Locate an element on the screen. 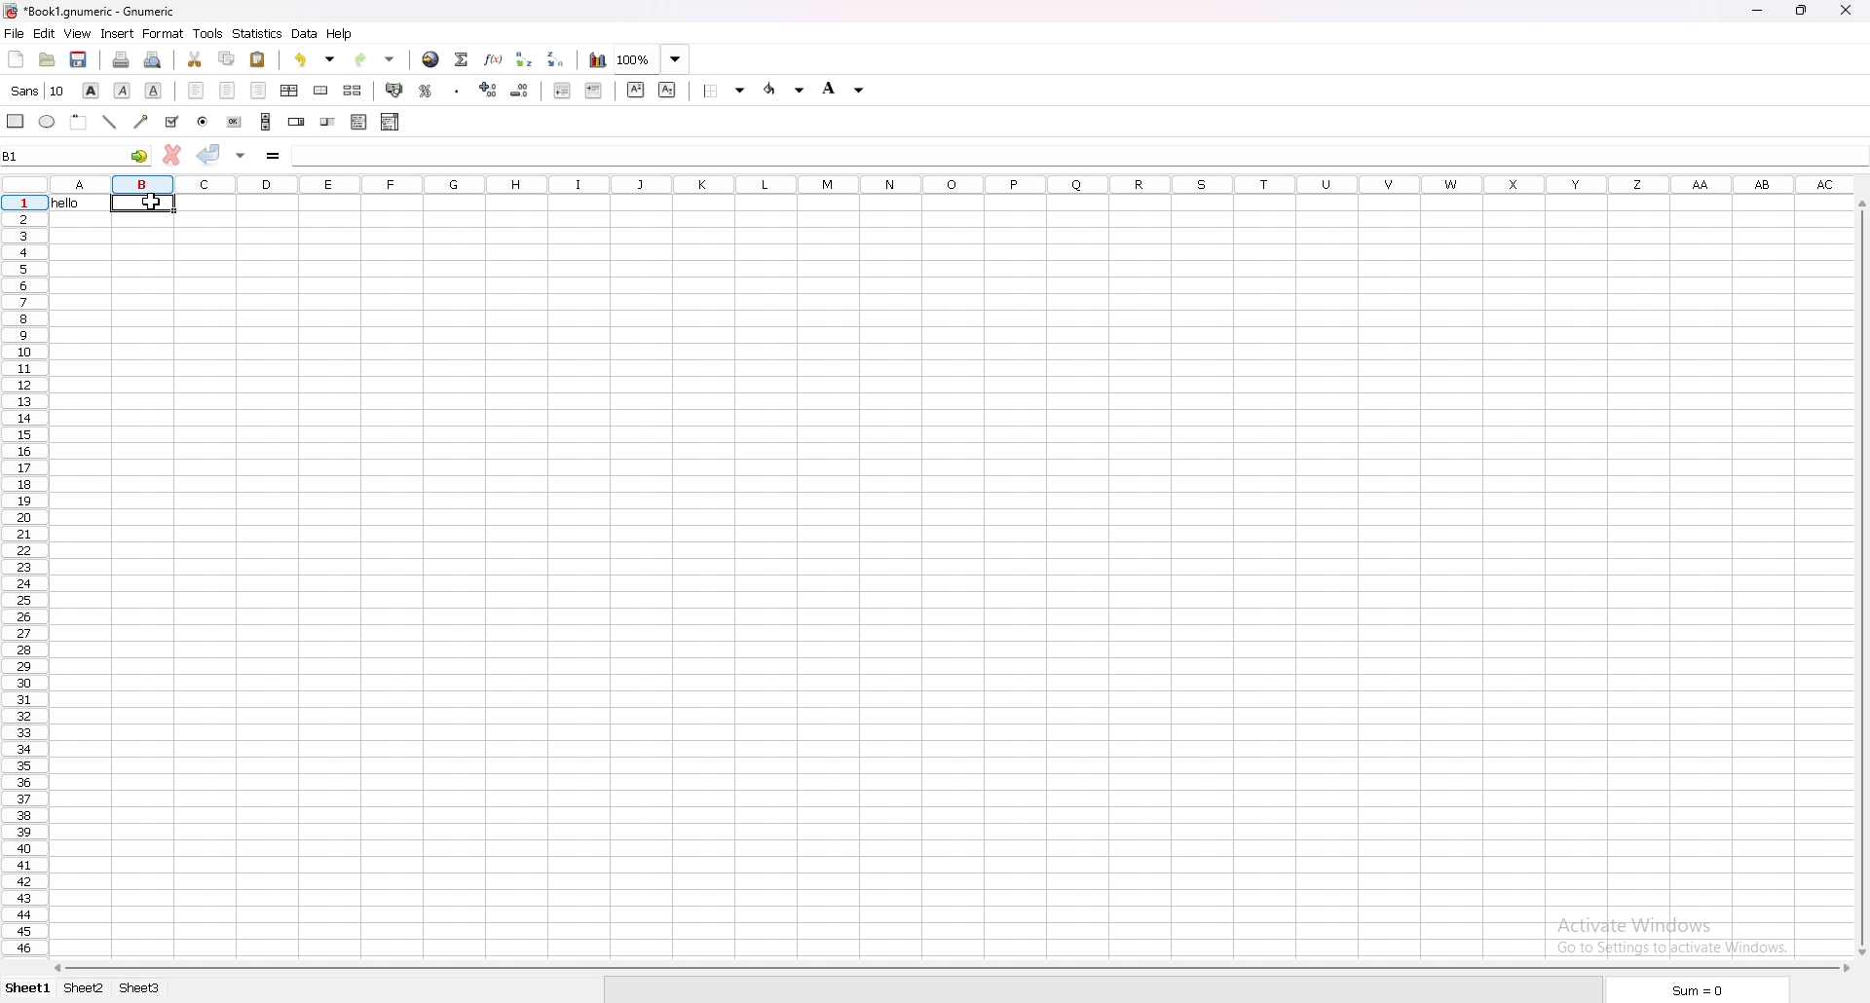  sheet is located at coordinates (27, 988).